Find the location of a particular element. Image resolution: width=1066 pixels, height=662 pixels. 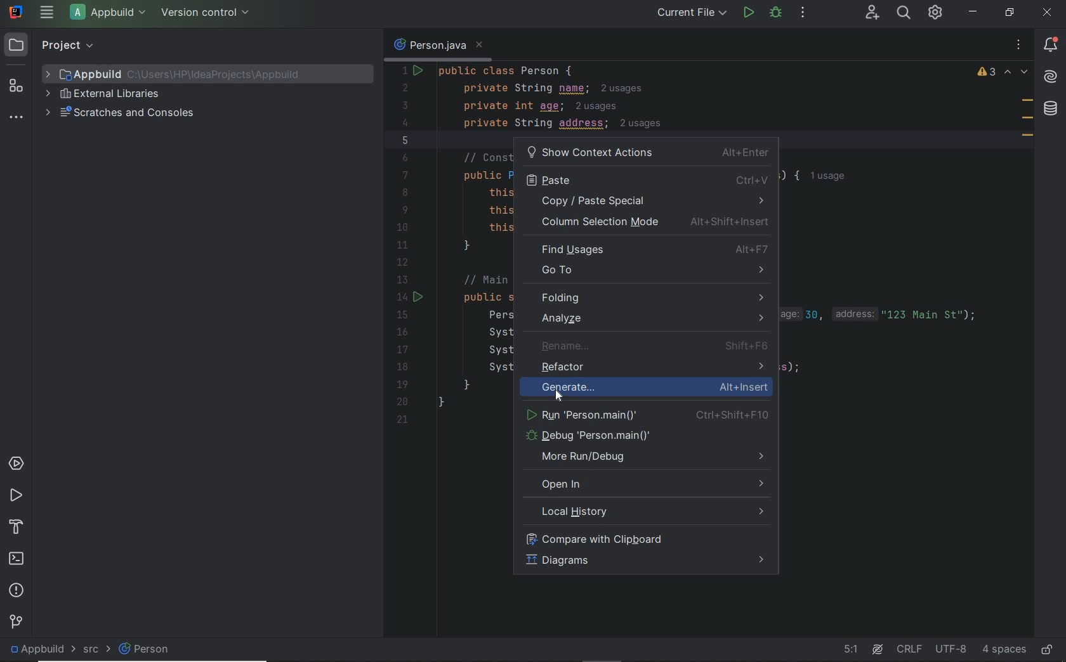

src is located at coordinates (88, 651).